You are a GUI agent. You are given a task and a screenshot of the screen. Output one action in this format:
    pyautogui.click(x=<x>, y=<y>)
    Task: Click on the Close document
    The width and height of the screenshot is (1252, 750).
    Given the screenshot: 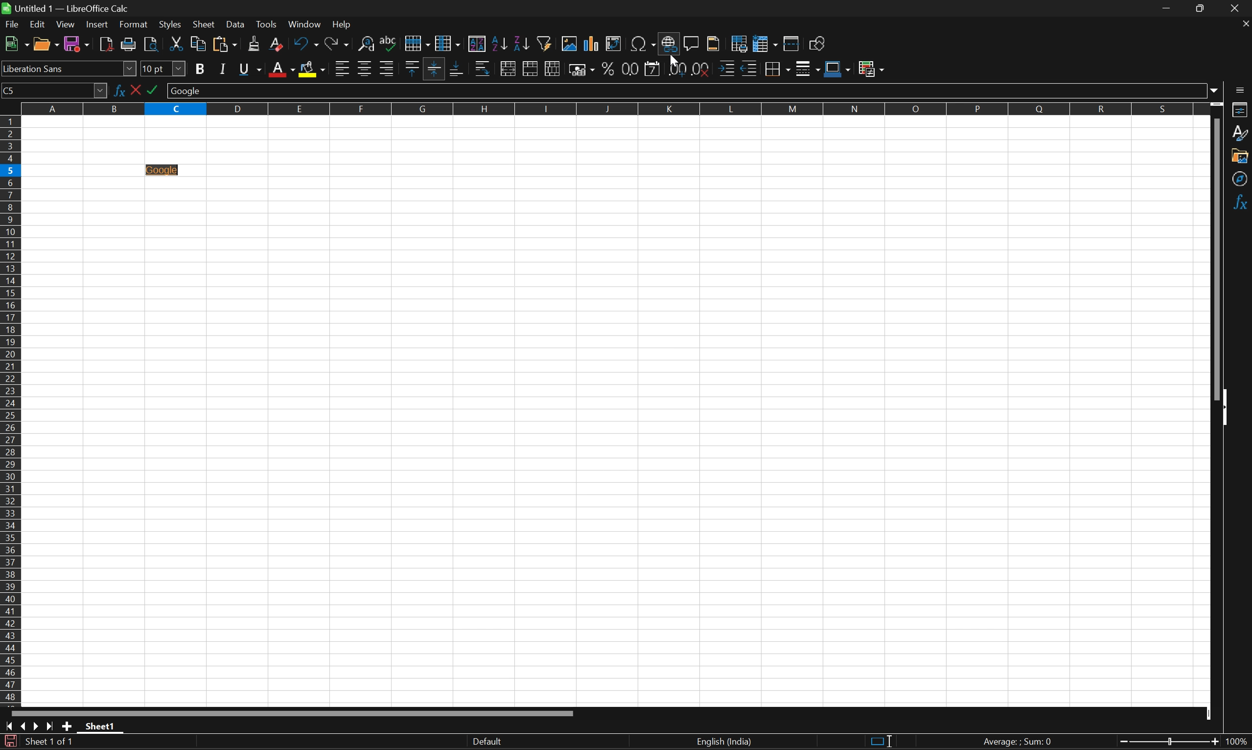 What is the action you would take?
    pyautogui.click(x=1244, y=23)
    